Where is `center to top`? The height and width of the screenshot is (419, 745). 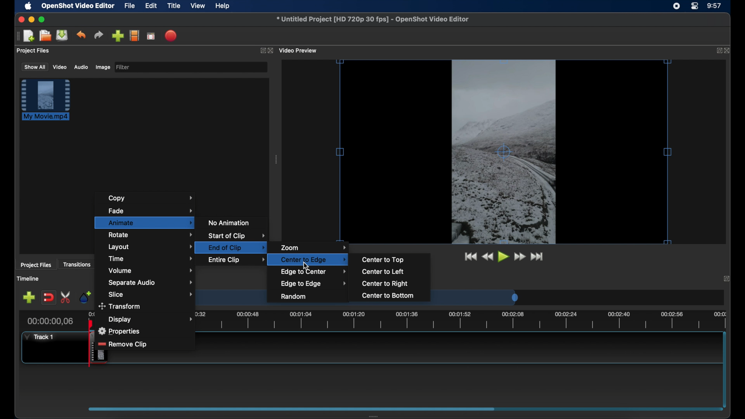 center to top is located at coordinates (383, 260).